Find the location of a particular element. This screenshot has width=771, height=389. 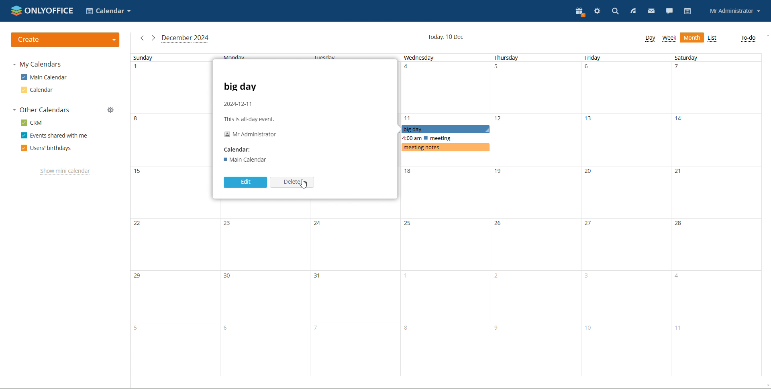

thursday is located at coordinates (536, 215).